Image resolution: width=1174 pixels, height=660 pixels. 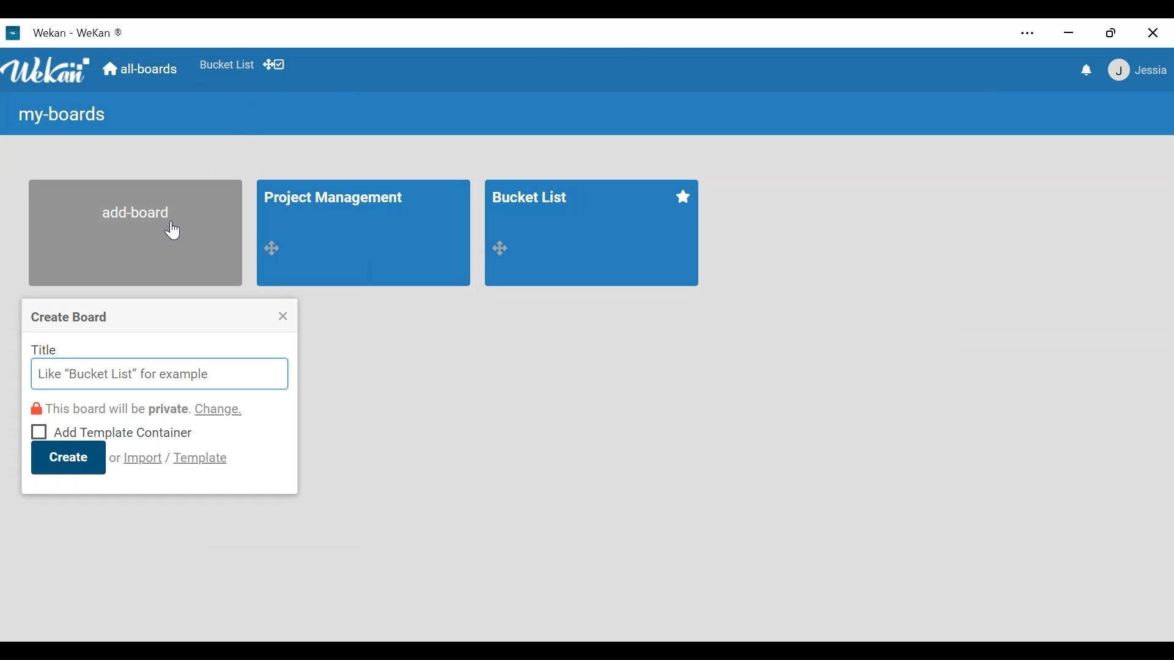 I want to click on Settings and more, so click(x=1027, y=34).